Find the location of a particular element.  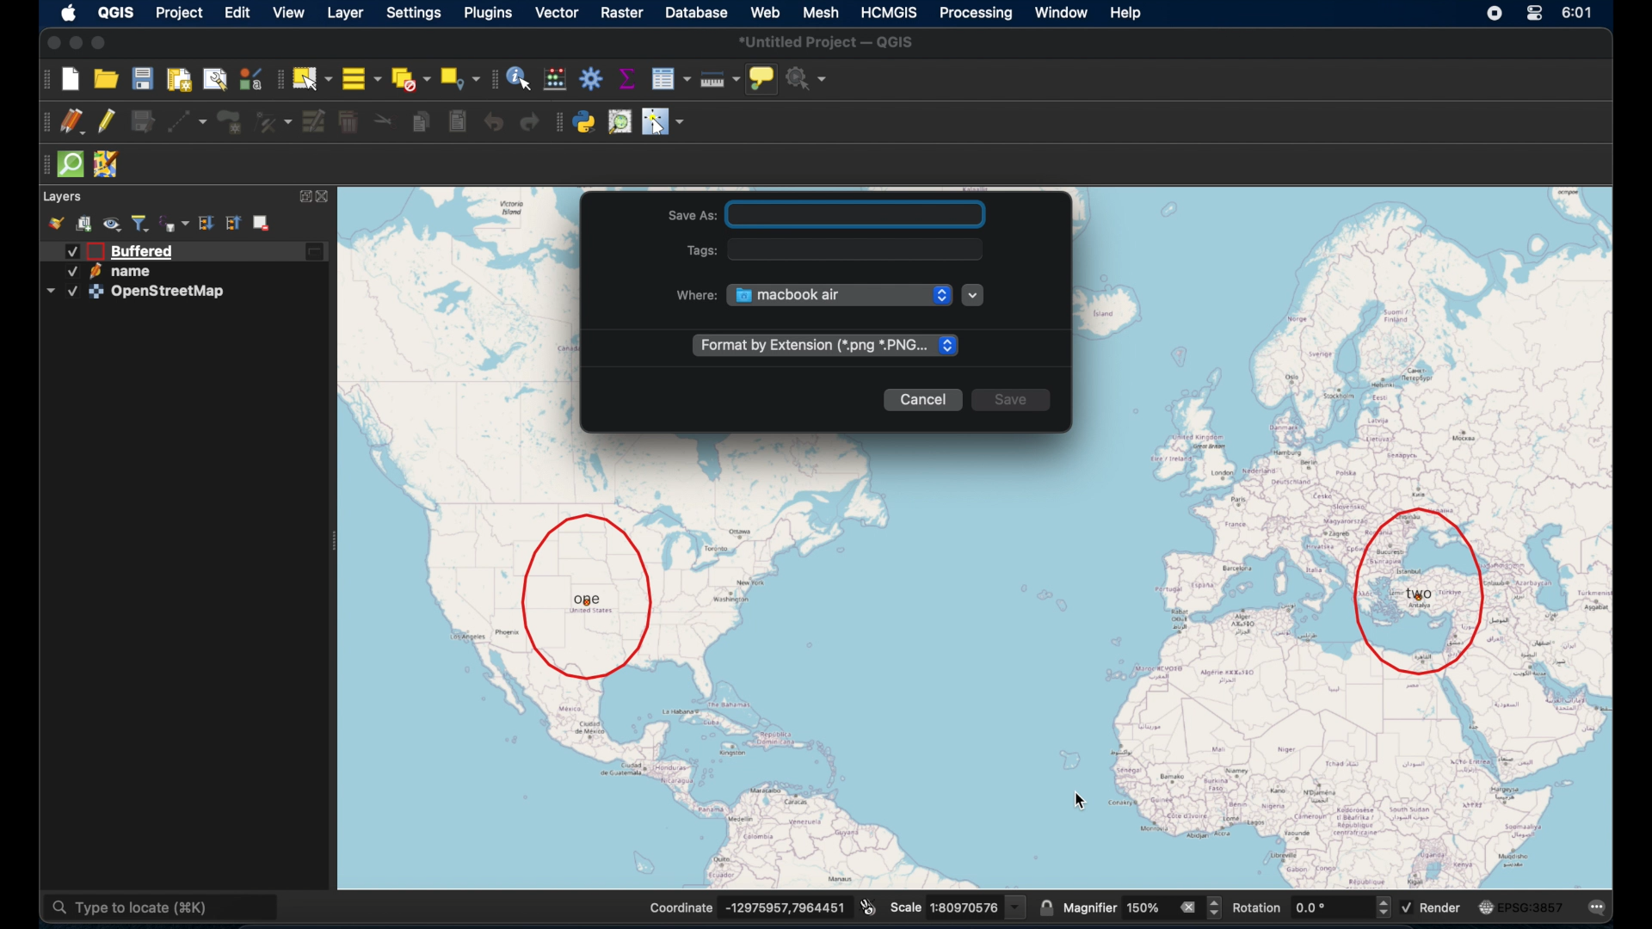

Checked checkbox is located at coordinates (72, 251).